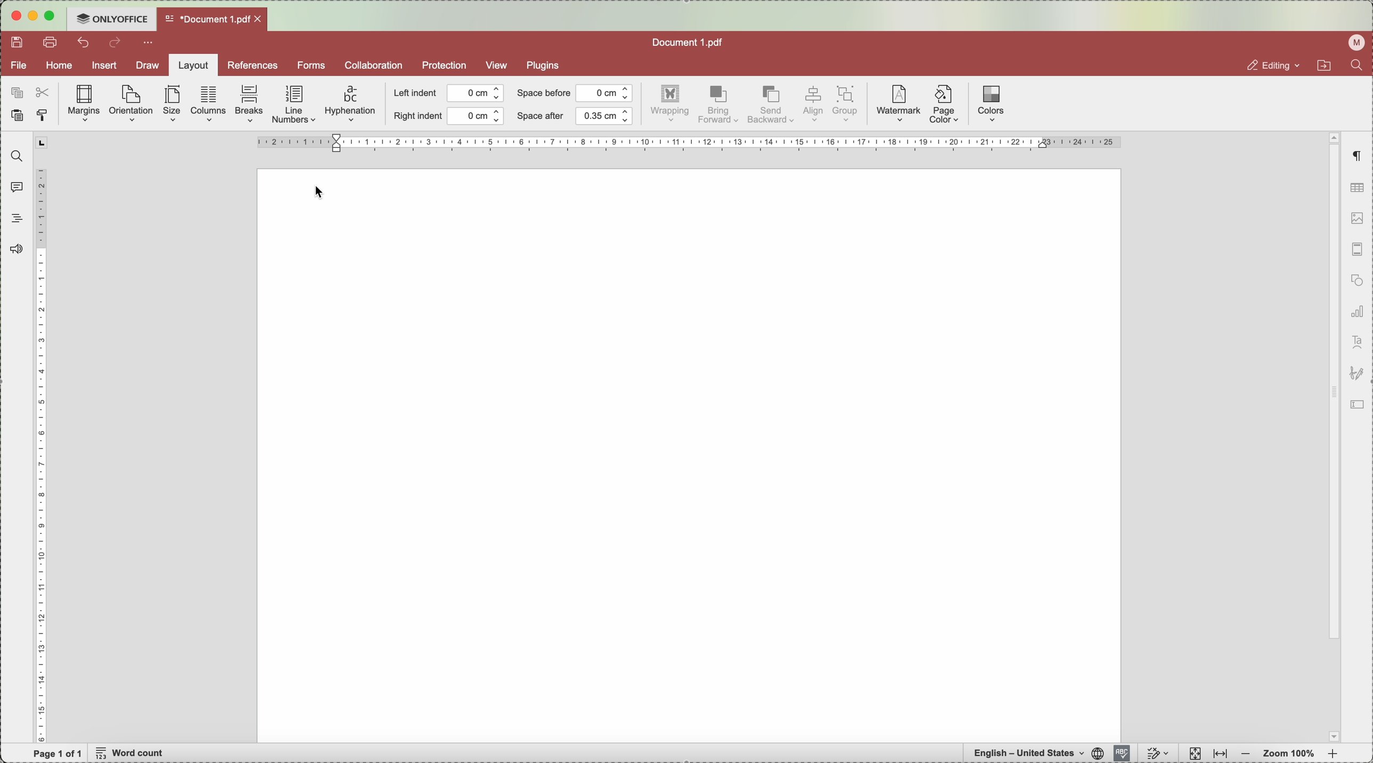 The image size is (1373, 763). What do you see at coordinates (1158, 753) in the screenshot?
I see `track changes` at bounding box center [1158, 753].